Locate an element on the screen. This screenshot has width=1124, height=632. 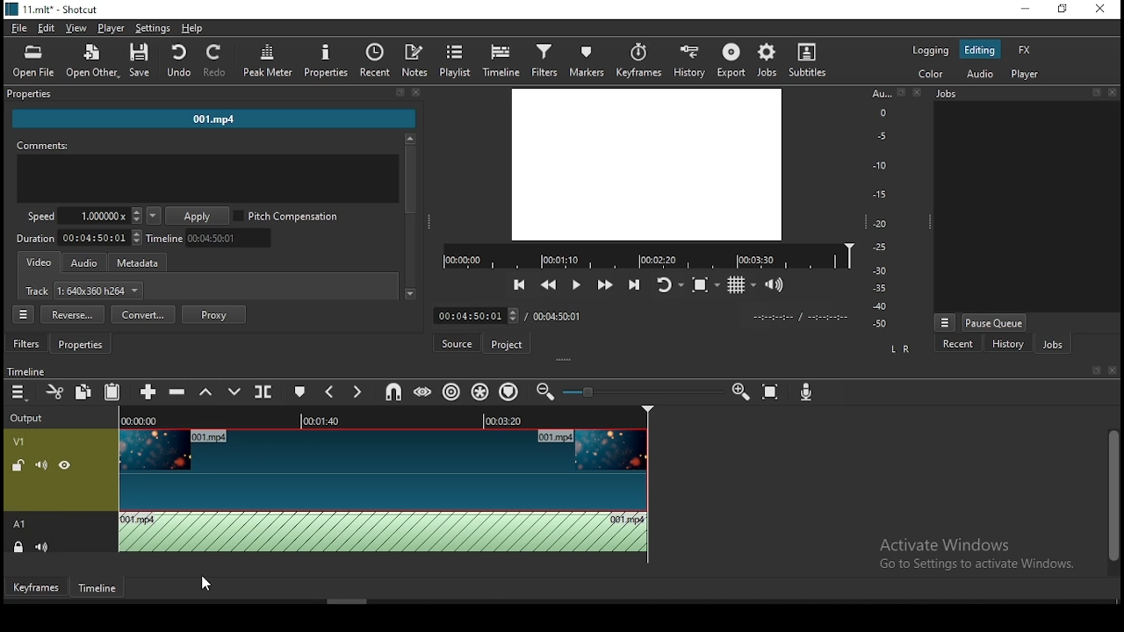
player is located at coordinates (1025, 74).